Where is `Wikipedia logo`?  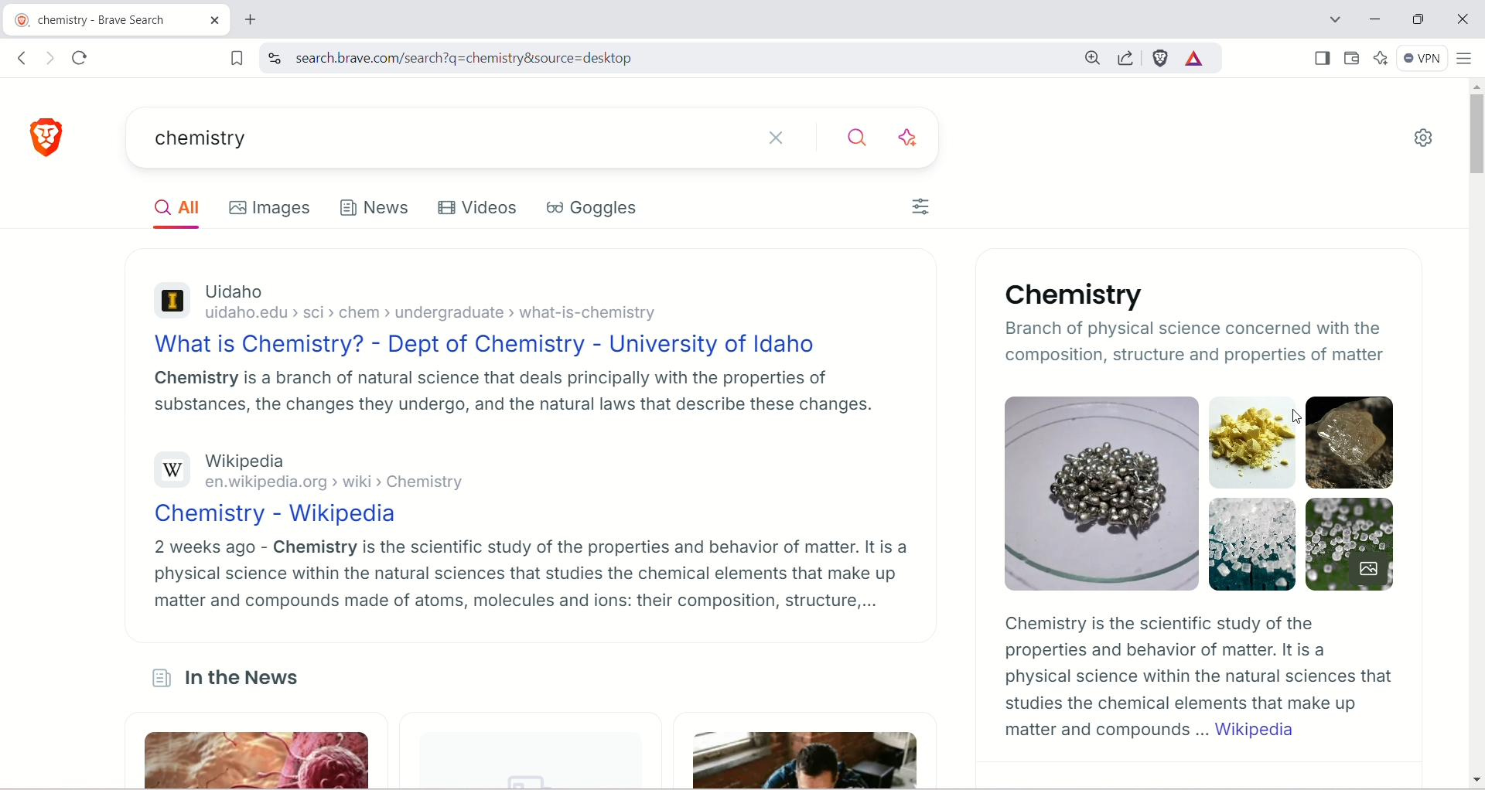
Wikipedia logo is located at coordinates (169, 469).